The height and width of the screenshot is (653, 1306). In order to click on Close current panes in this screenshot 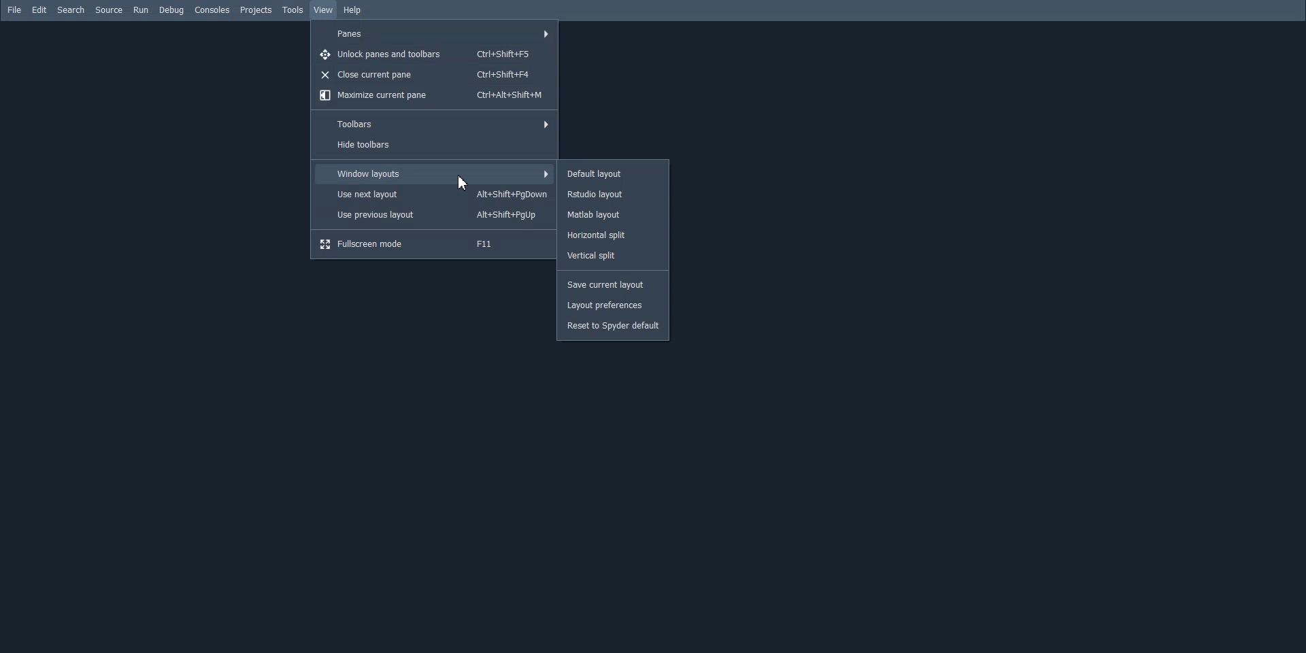, I will do `click(432, 75)`.